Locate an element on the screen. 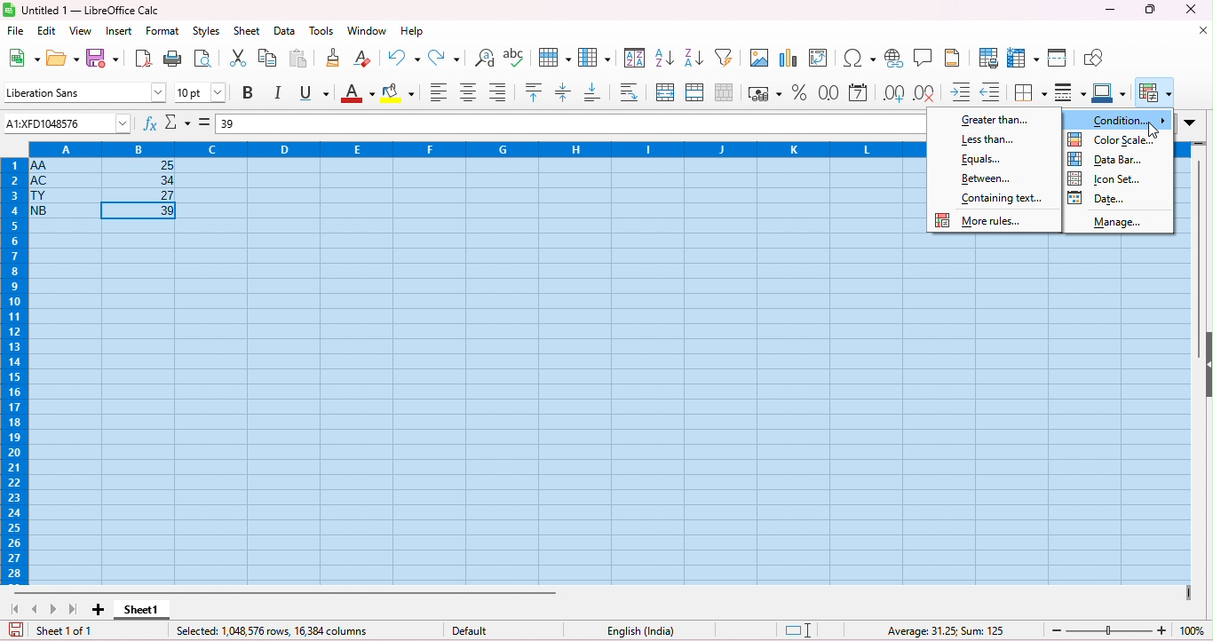 Image resolution: width=1213 pixels, height=641 pixels. align bottom is located at coordinates (497, 91).